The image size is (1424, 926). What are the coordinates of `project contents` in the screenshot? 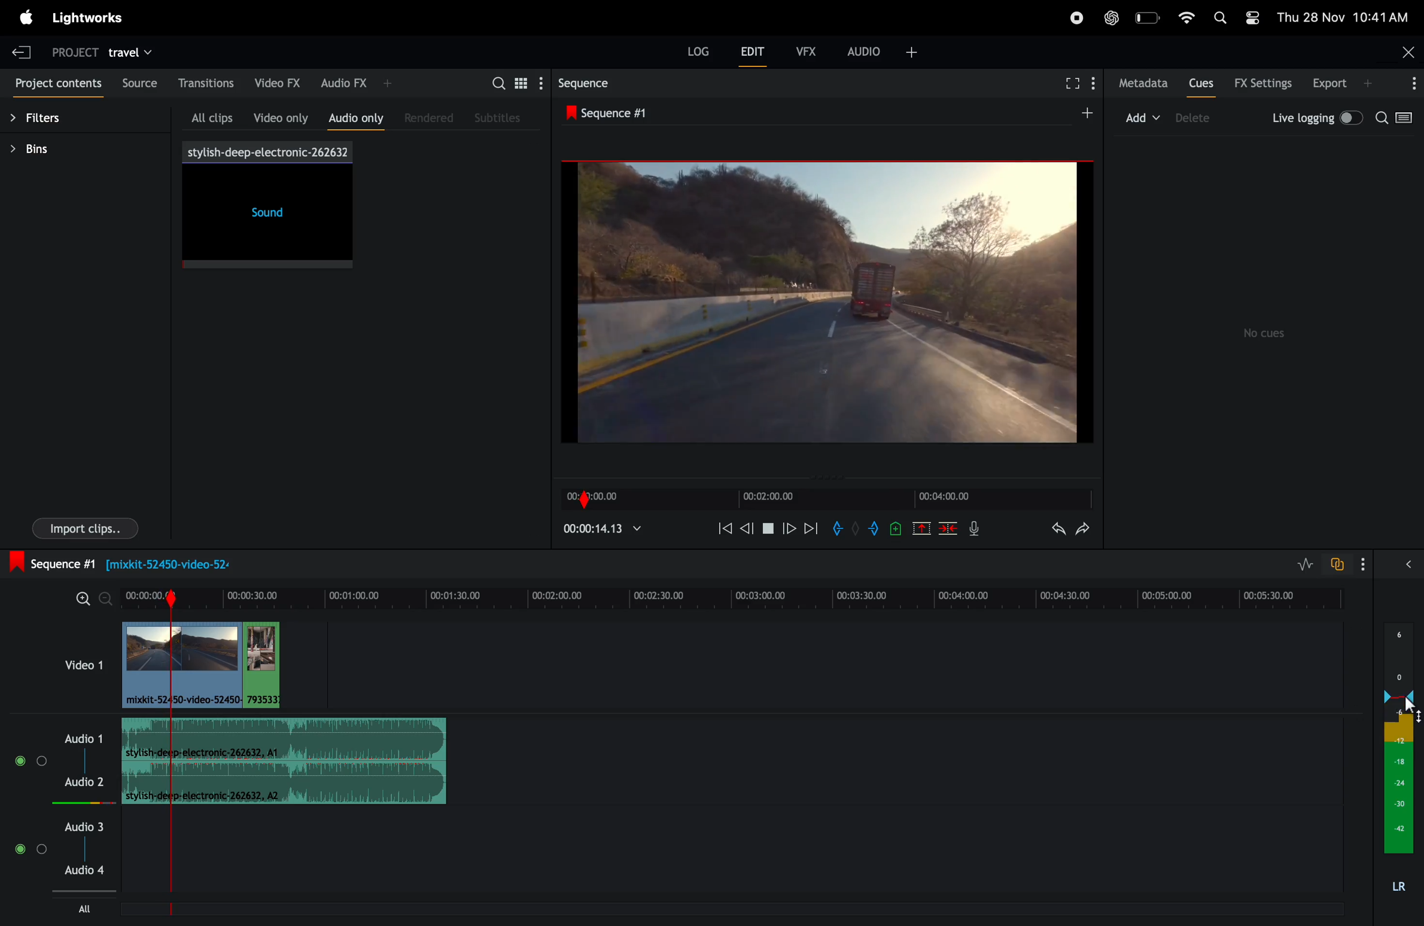 It's located at (56, 80).